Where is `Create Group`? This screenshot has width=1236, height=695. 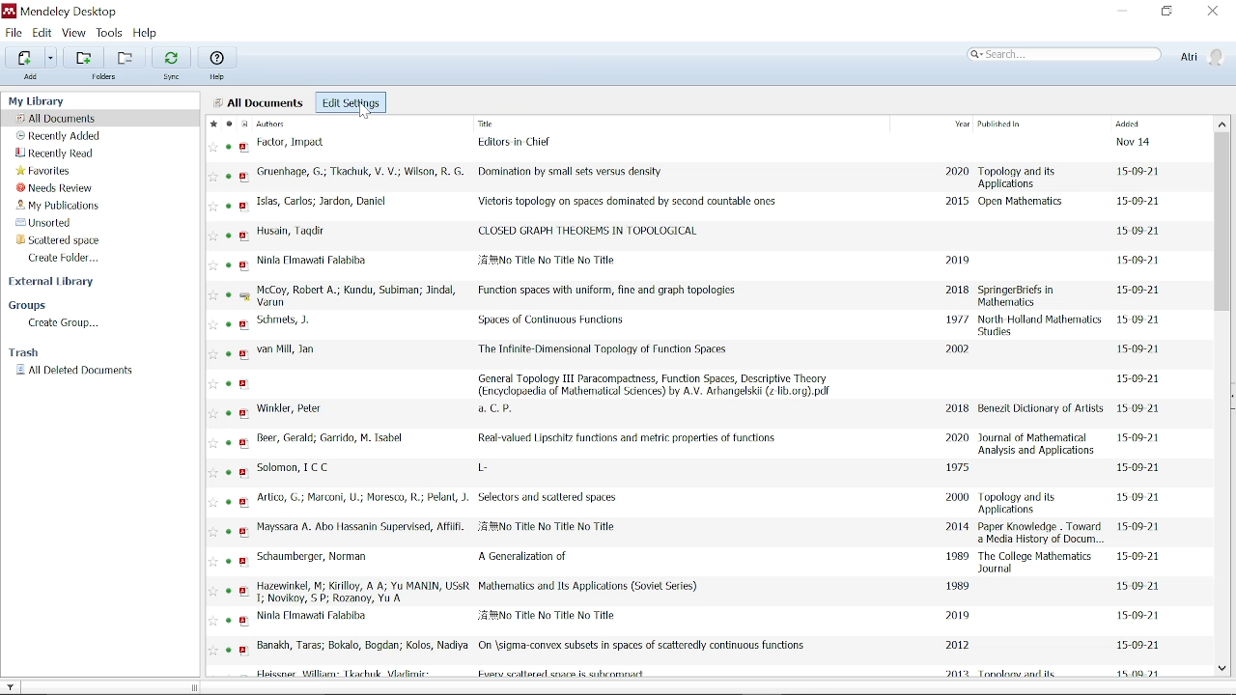
Create Group is located at coordinates (62, 322).